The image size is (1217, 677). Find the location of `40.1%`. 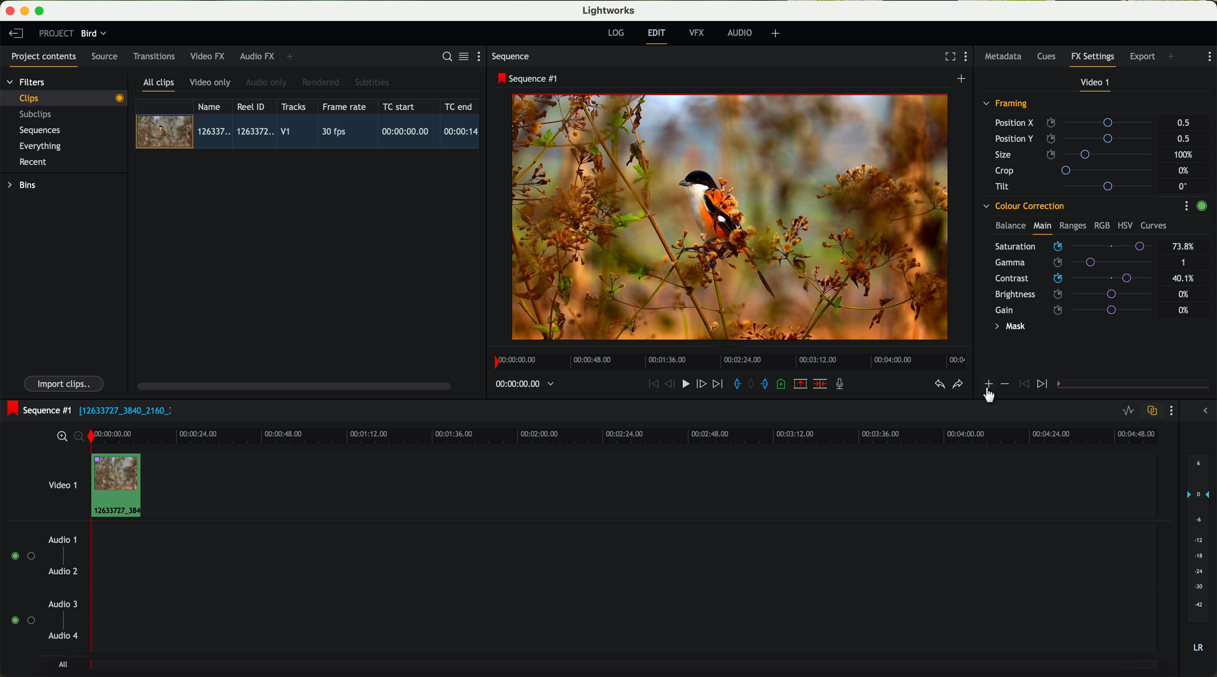

40.1% is located at coordinates (1186, 278).